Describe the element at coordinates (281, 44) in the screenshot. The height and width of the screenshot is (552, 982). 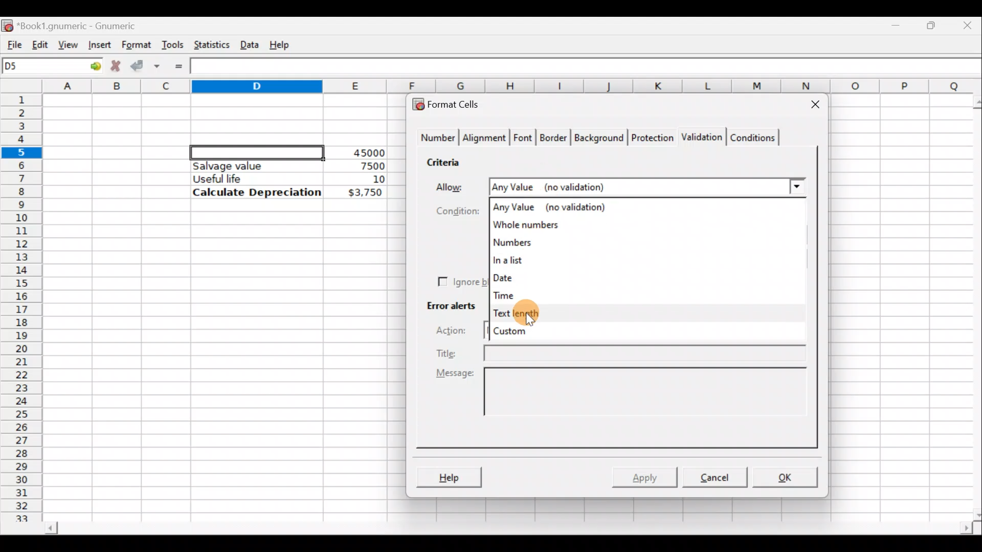
I see `Help` at that location.